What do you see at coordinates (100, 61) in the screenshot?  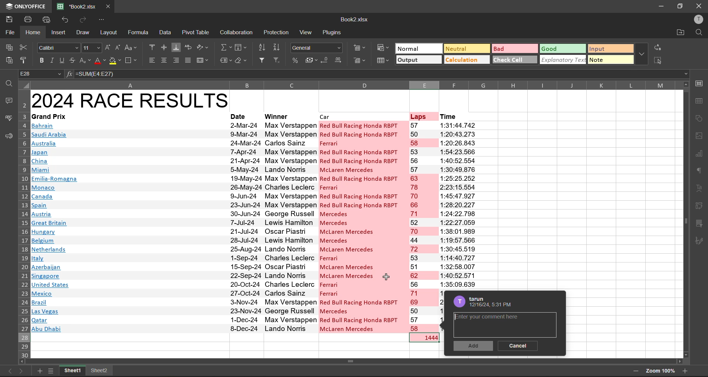 I see `font color` at bounding box center [100, 61].